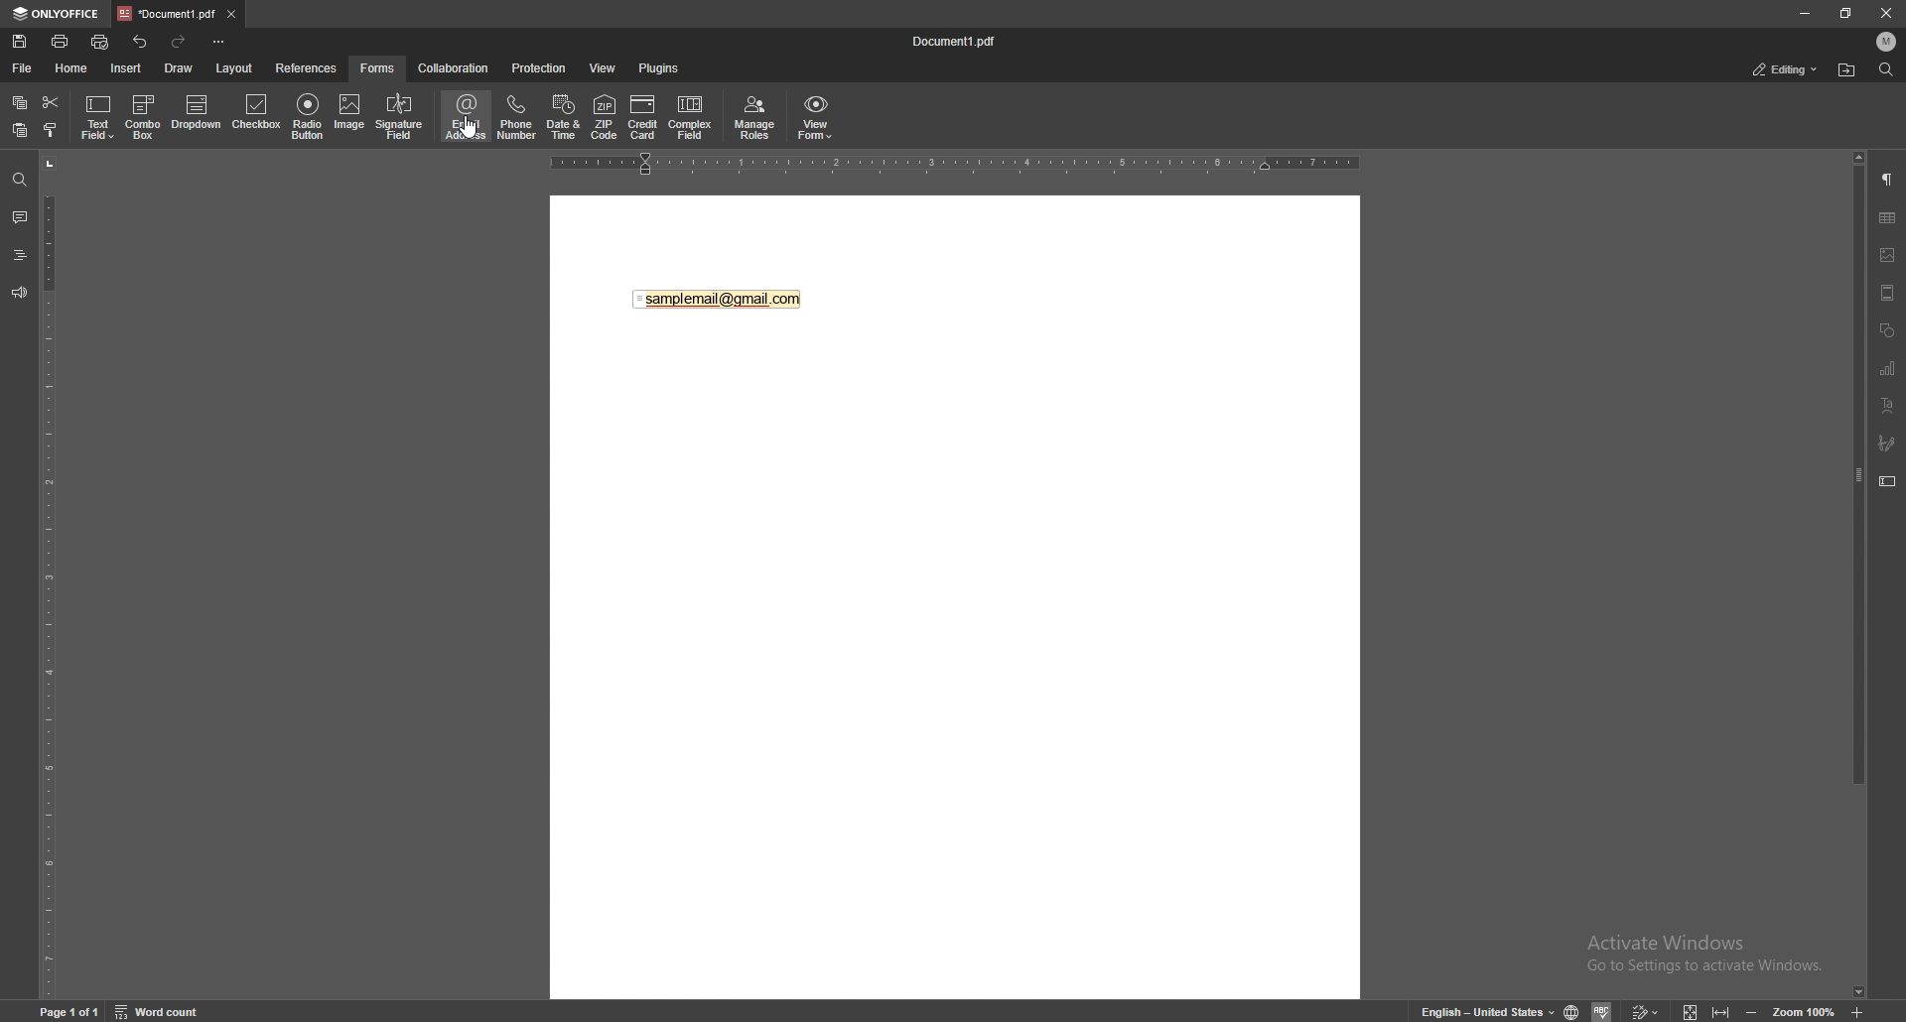 This screenshot has height=1022, width=1906. Describe the element at coordinates (1888, 178) in the screenshot. I see `paragraph` at that location.